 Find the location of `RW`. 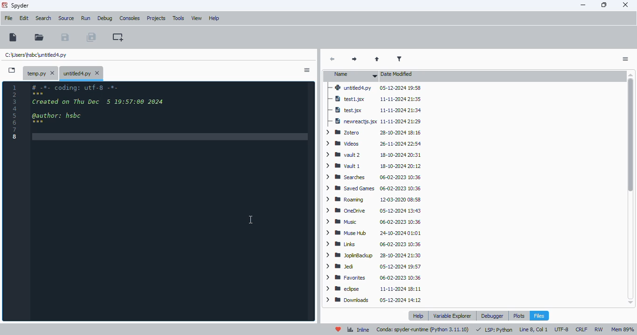

RW is located at coordinates (599, 329).